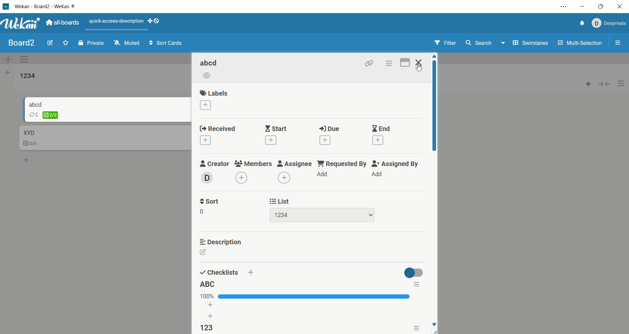 This screenshot has width=629, height=334. I want to click on link, so click(369, 62).